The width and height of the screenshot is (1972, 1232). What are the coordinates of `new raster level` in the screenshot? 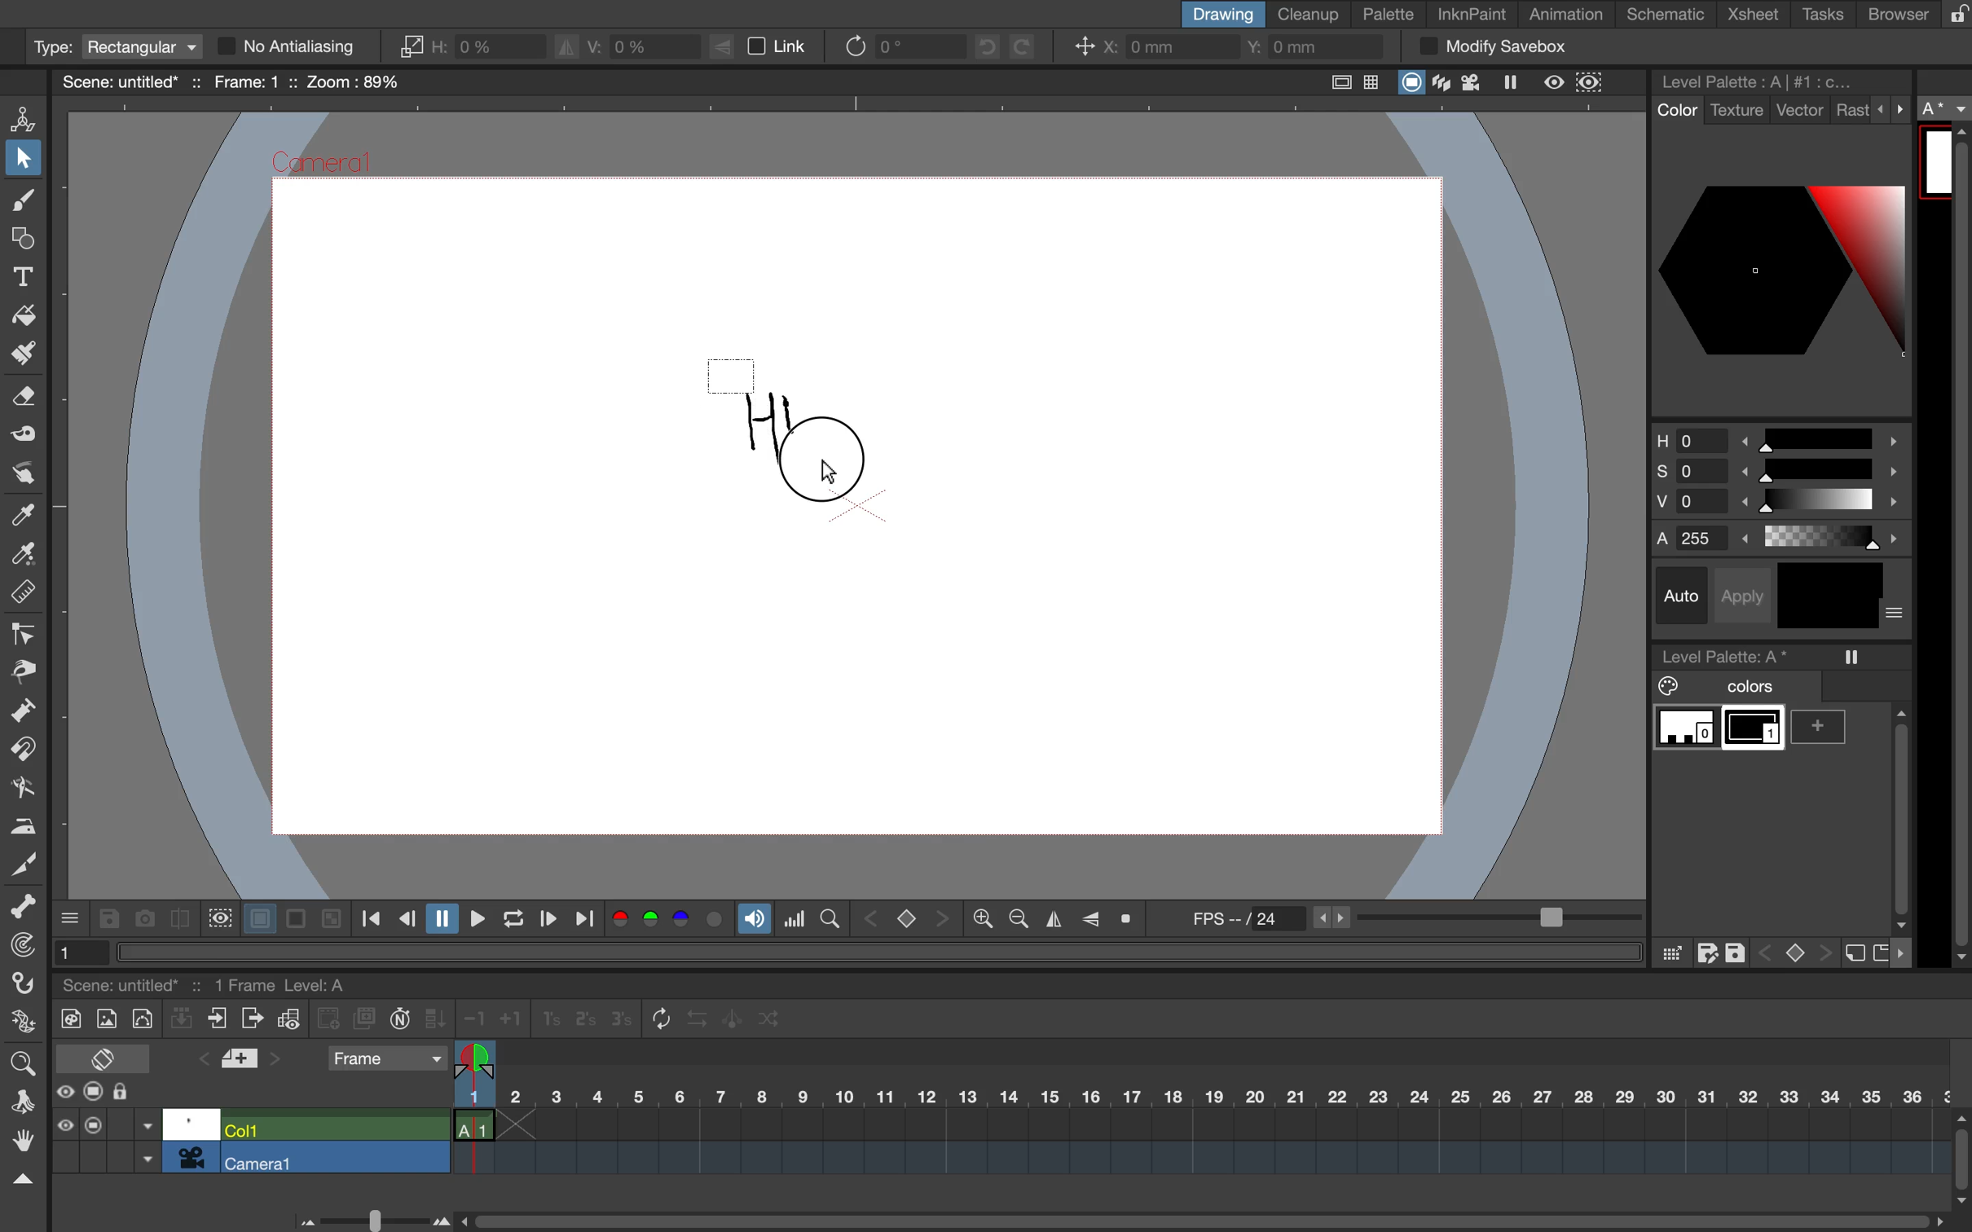 It's located at (105, 1020).